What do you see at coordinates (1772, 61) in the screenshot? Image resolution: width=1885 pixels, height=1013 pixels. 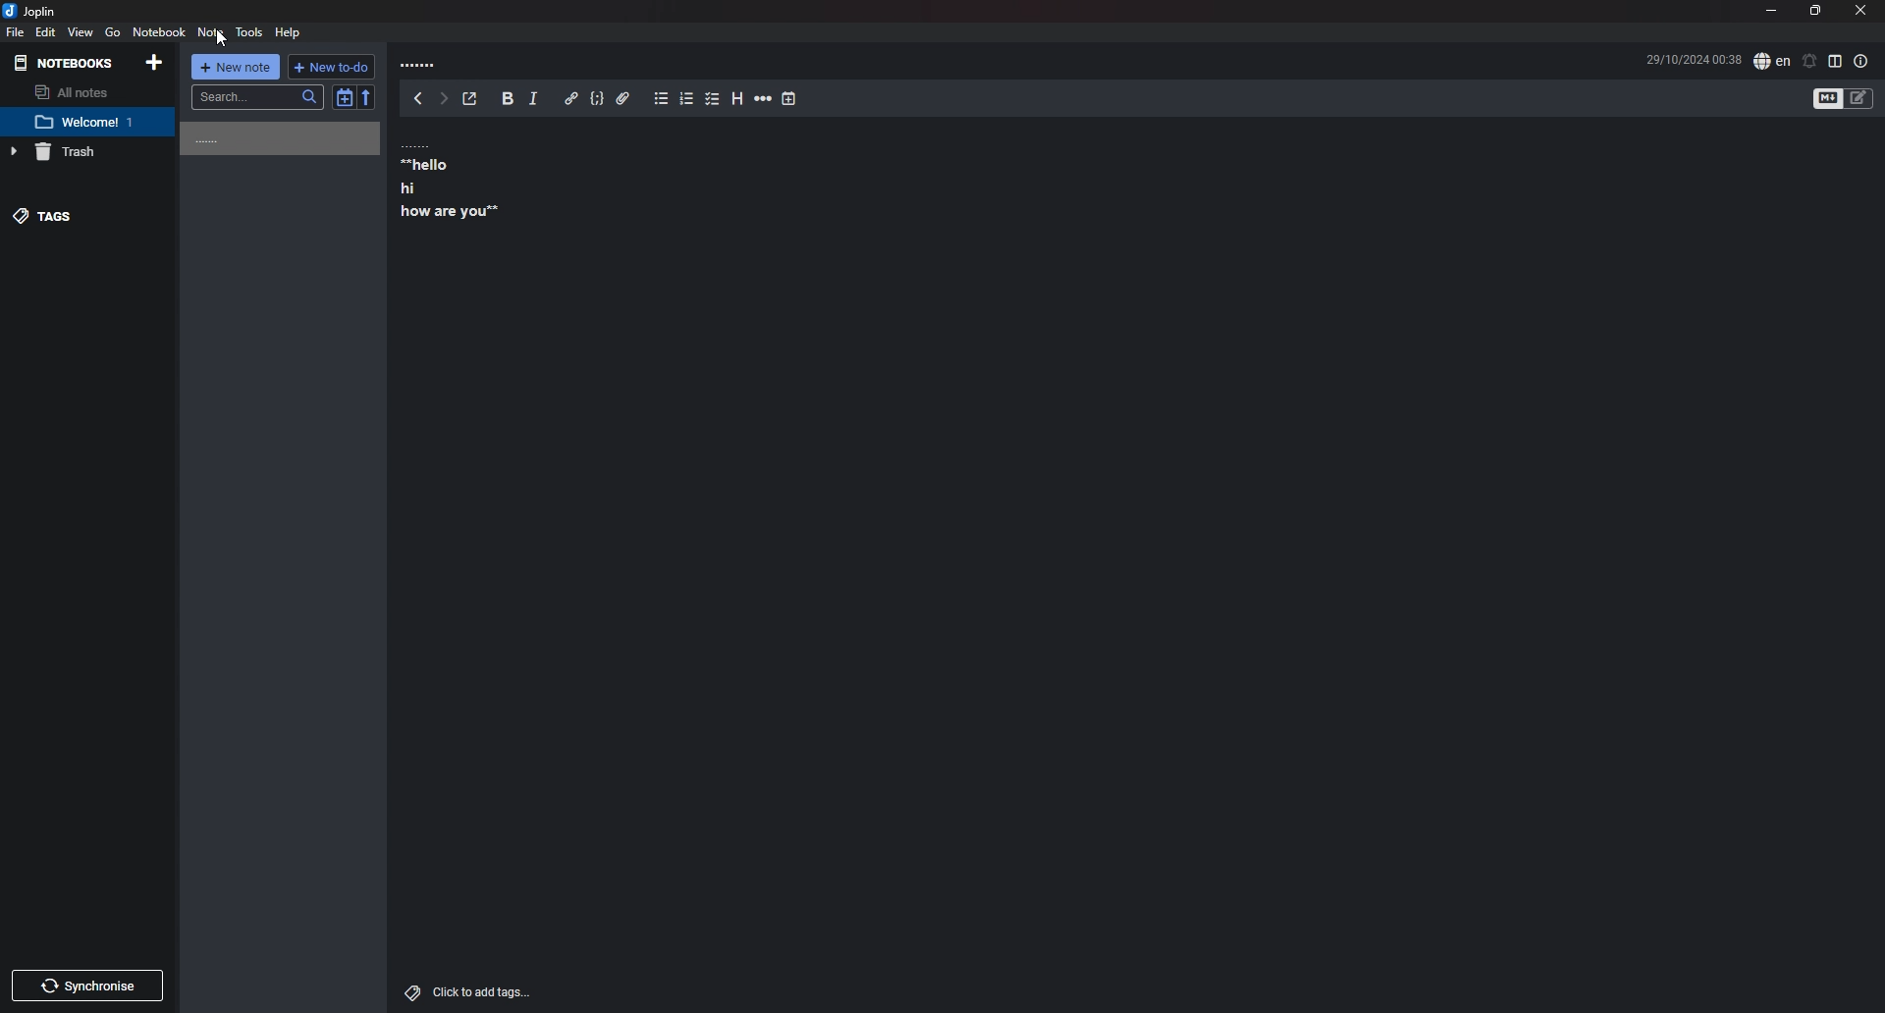 I see `Set language` at bounding box center [1772, 61].